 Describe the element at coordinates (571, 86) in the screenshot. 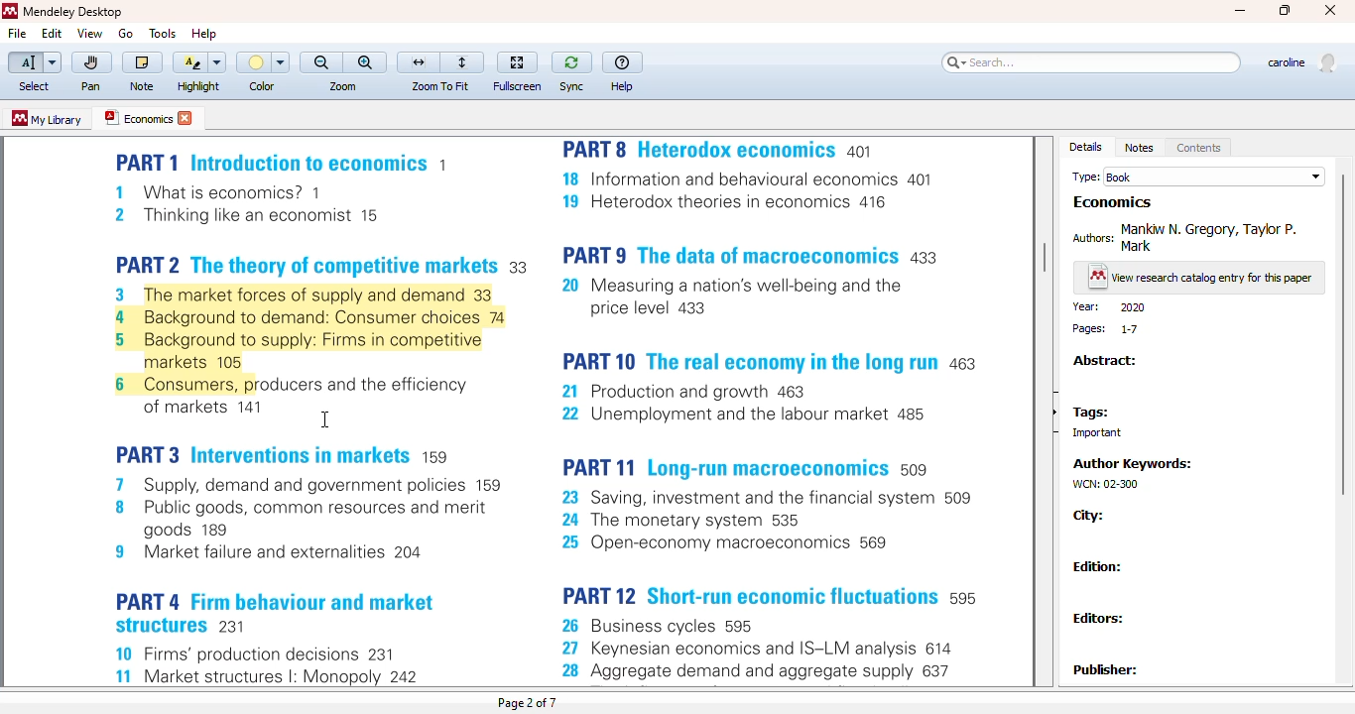

I see `sync` at that location.